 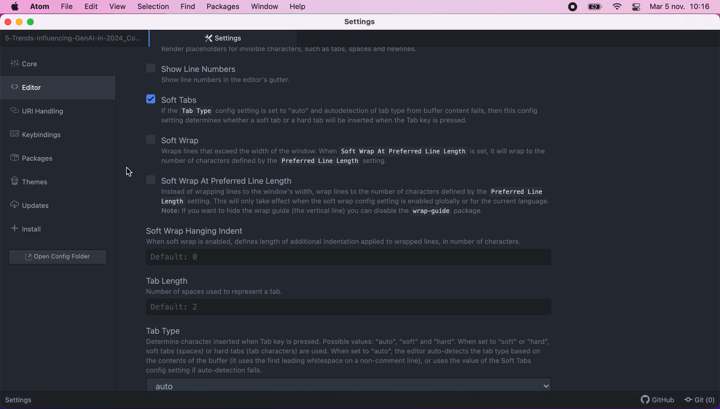 I want to click on Git (0), so click(x=698, y=399).